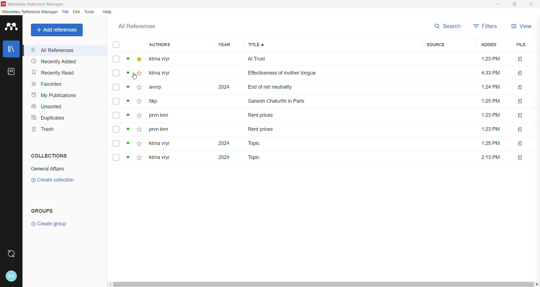 The width and height of the screenshot is (540, 287). What do you see at coordinates (11, 71) in the screenshot?
I see `Notebook` at bounding box center [11, 71].